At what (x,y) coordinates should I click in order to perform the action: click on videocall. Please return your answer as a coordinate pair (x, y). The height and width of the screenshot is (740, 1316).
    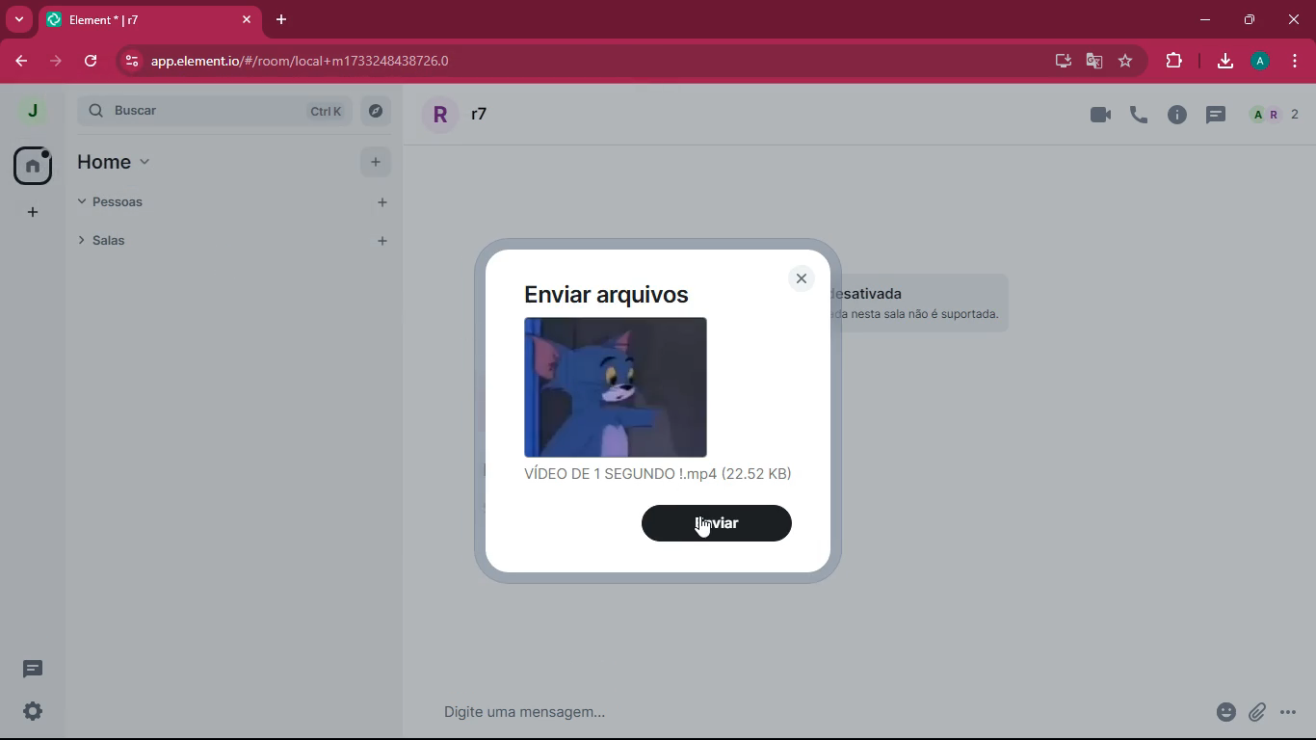
    Looking at the image, I should click on (1100, 114).